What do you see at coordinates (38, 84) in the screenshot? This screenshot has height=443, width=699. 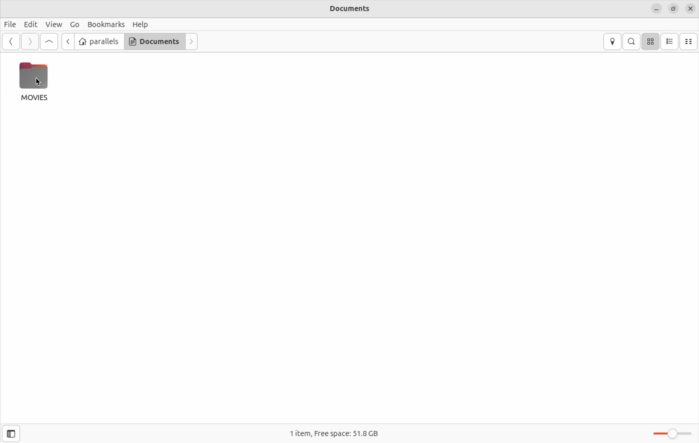 I see `Cursor` at bounding box center [38, 84].